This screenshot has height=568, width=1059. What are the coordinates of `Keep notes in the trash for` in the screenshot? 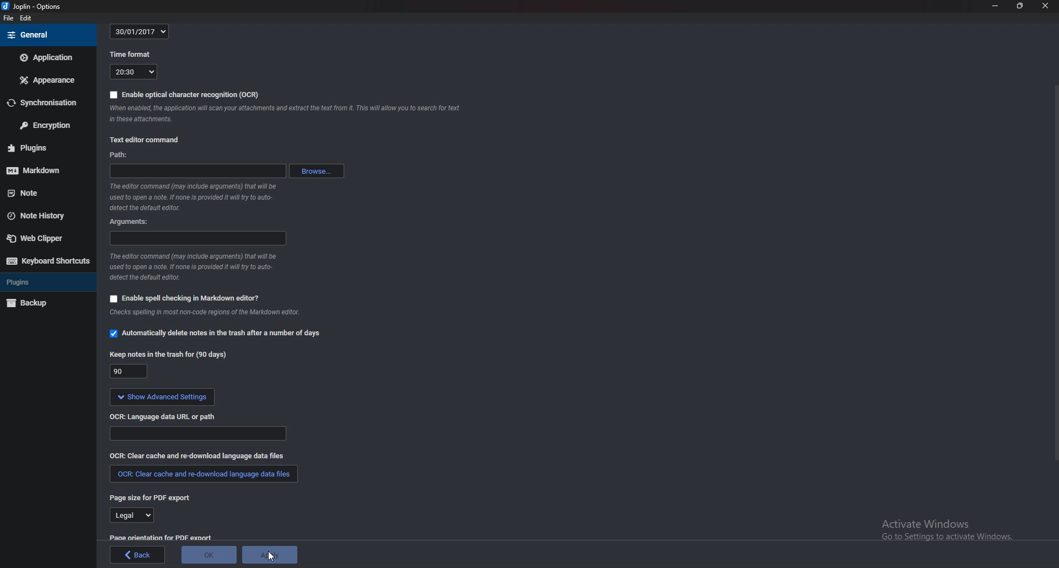 It's located at (167, 352).